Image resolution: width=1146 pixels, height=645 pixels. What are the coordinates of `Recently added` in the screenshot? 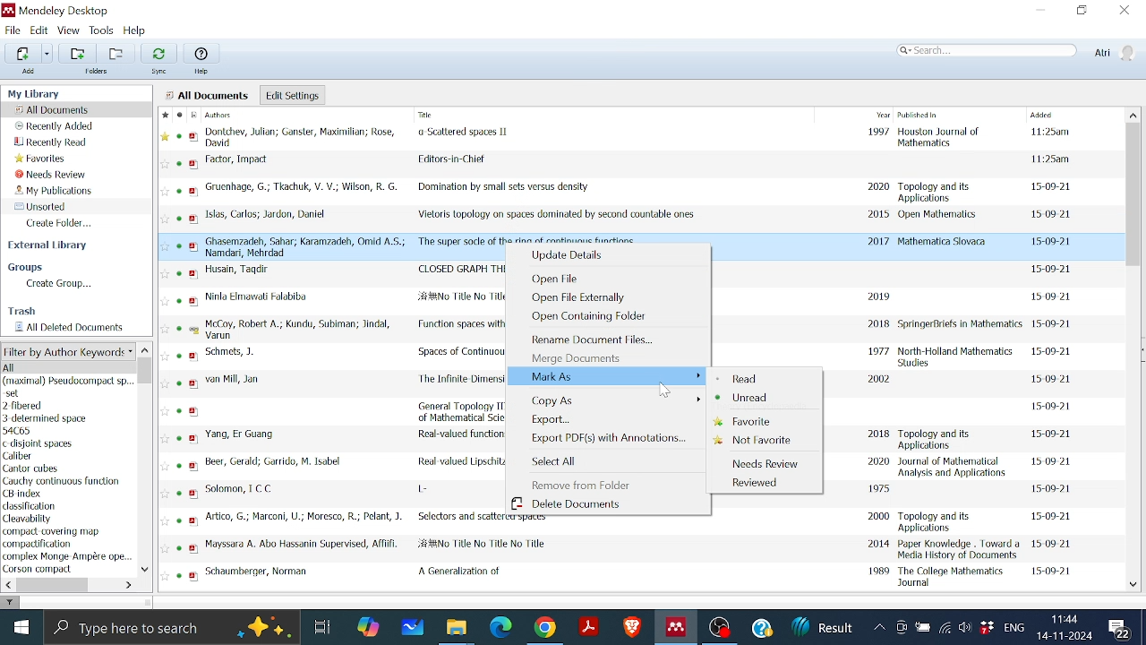 It's located at (56, 126).